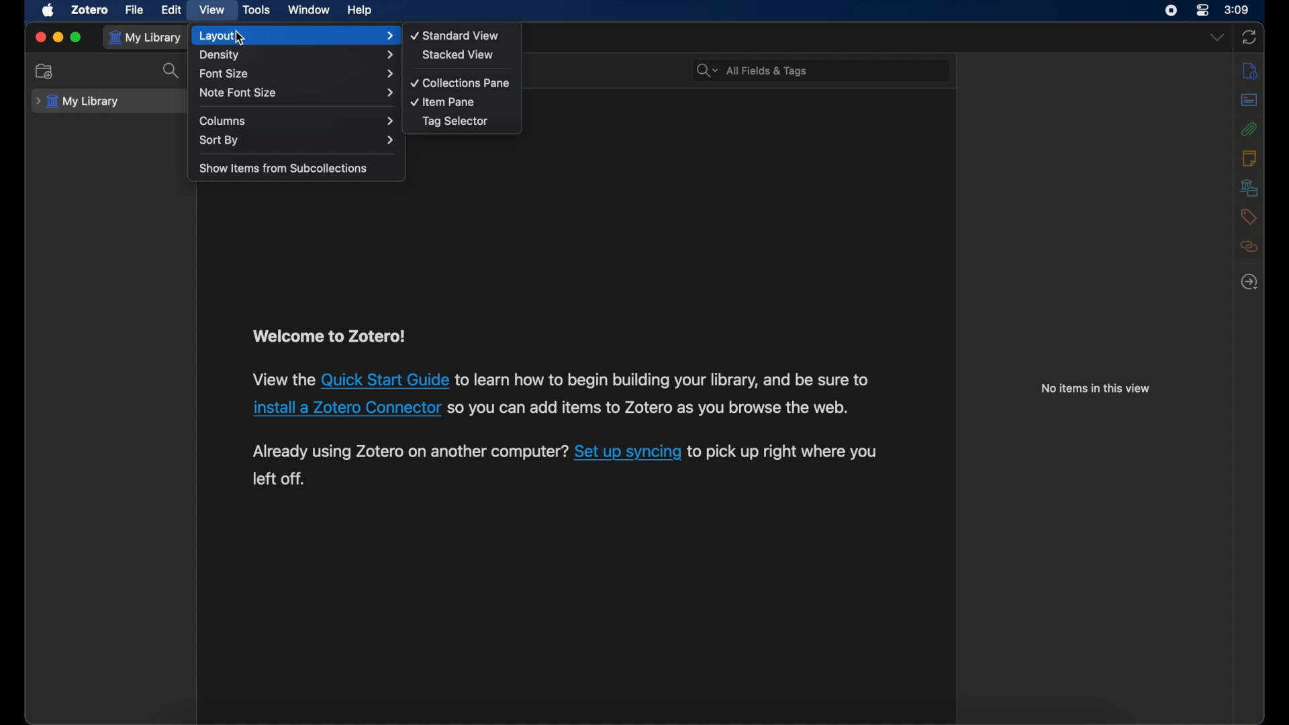 This screenshot has width=1289, height=725. What do you see at coordinates (89, 9) in the screenshot?
I see `zotero` at bounding box center [89, 9].